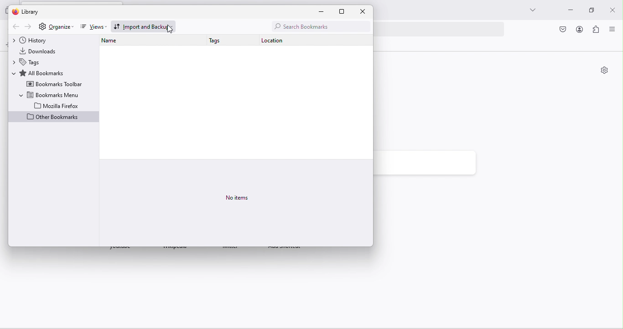 Image resolution: width=623 pixels, height=329 pixels. Describe the element at coordinates (61, 26) in the screenshot. I see `organize` at that location.